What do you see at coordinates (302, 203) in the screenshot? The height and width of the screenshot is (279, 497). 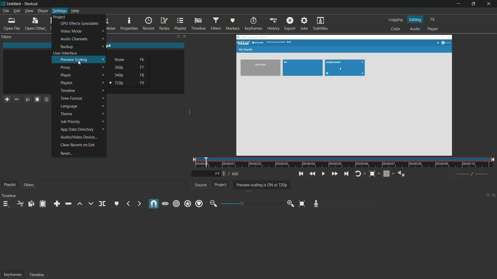 I see `zoom timeline to fit` at bounding box center [302, 203].